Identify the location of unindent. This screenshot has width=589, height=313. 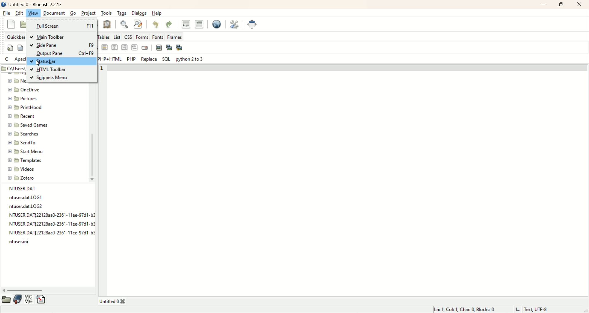
(186, 24).